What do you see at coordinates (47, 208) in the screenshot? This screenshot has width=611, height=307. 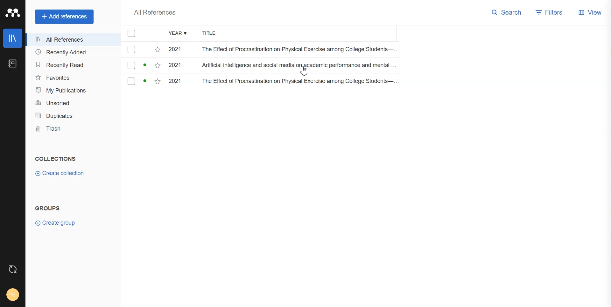 I see `GROUPS` at bounding box center [47, 208].